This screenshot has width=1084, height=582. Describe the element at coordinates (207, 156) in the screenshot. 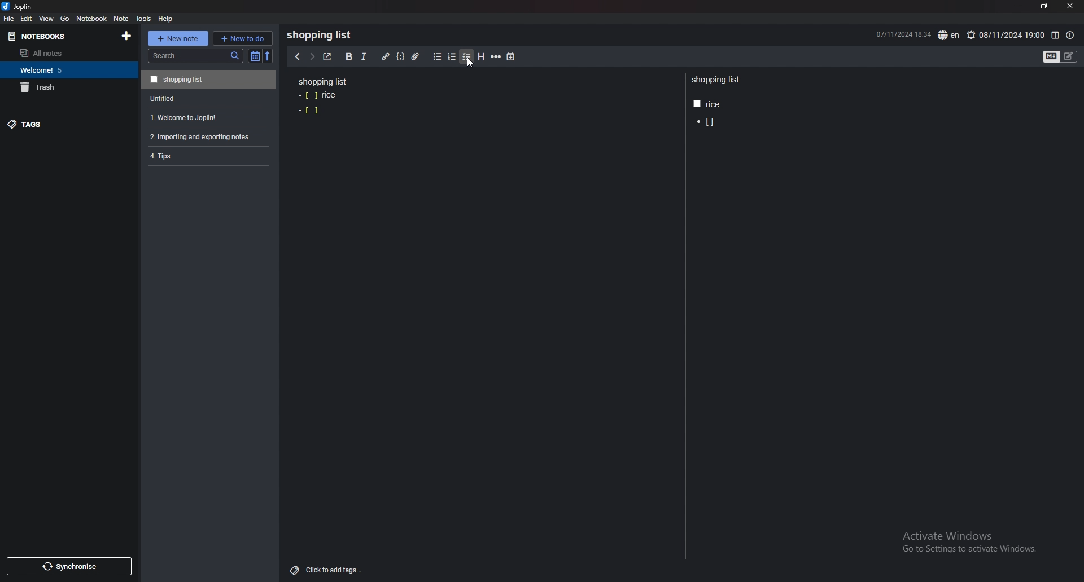

I see `4.Tips.` at that location.